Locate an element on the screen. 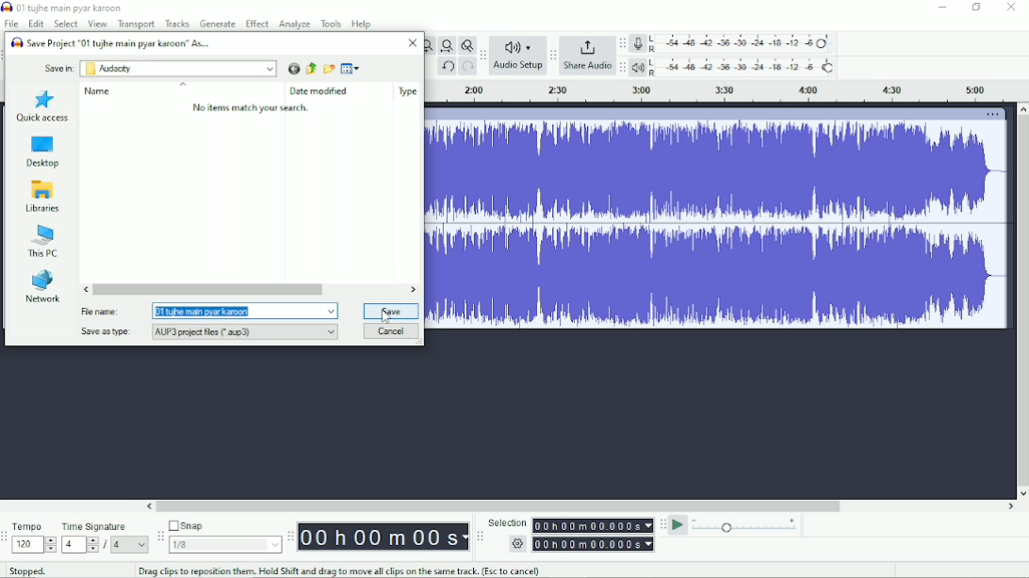  Audacity snapping toolbar is located at coordinates (160, 537).